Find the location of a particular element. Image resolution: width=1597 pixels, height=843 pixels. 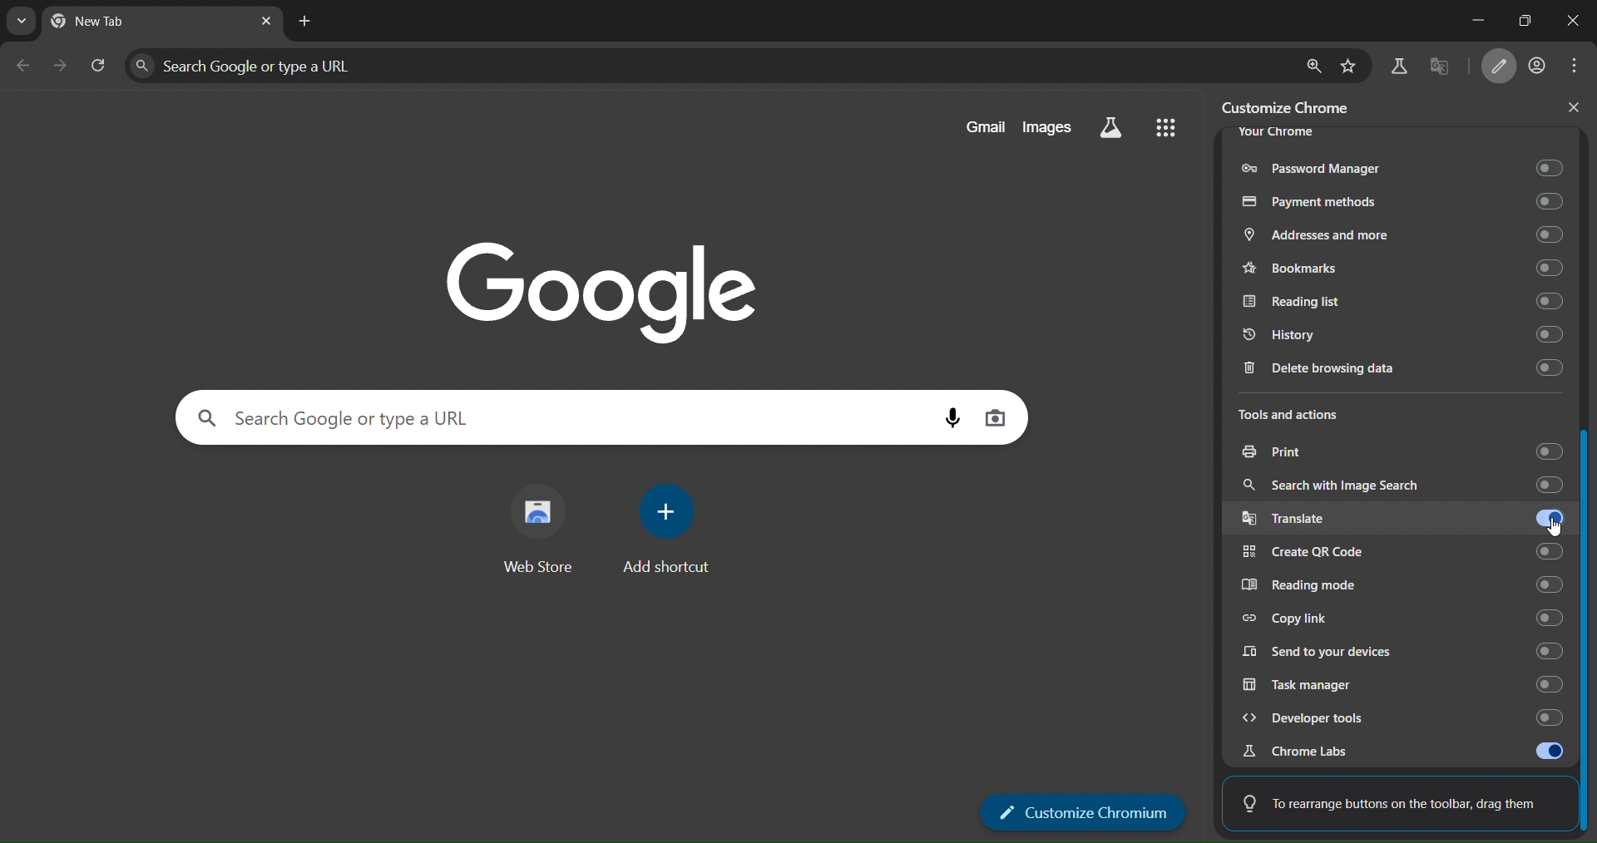

account is located at coordinates (1539, 64).